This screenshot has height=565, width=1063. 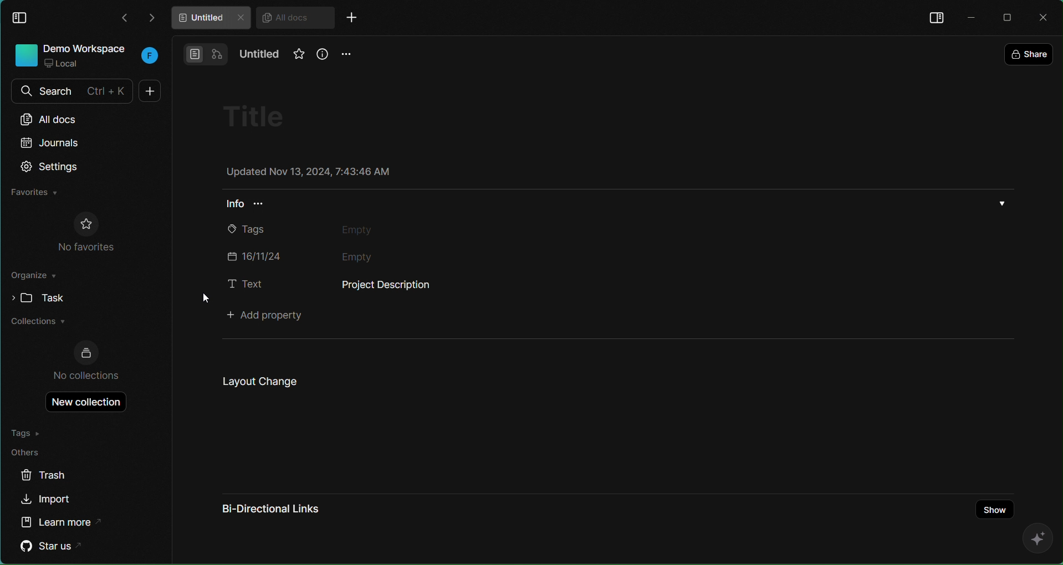 I want to click on +, so click(x=147, y=91).